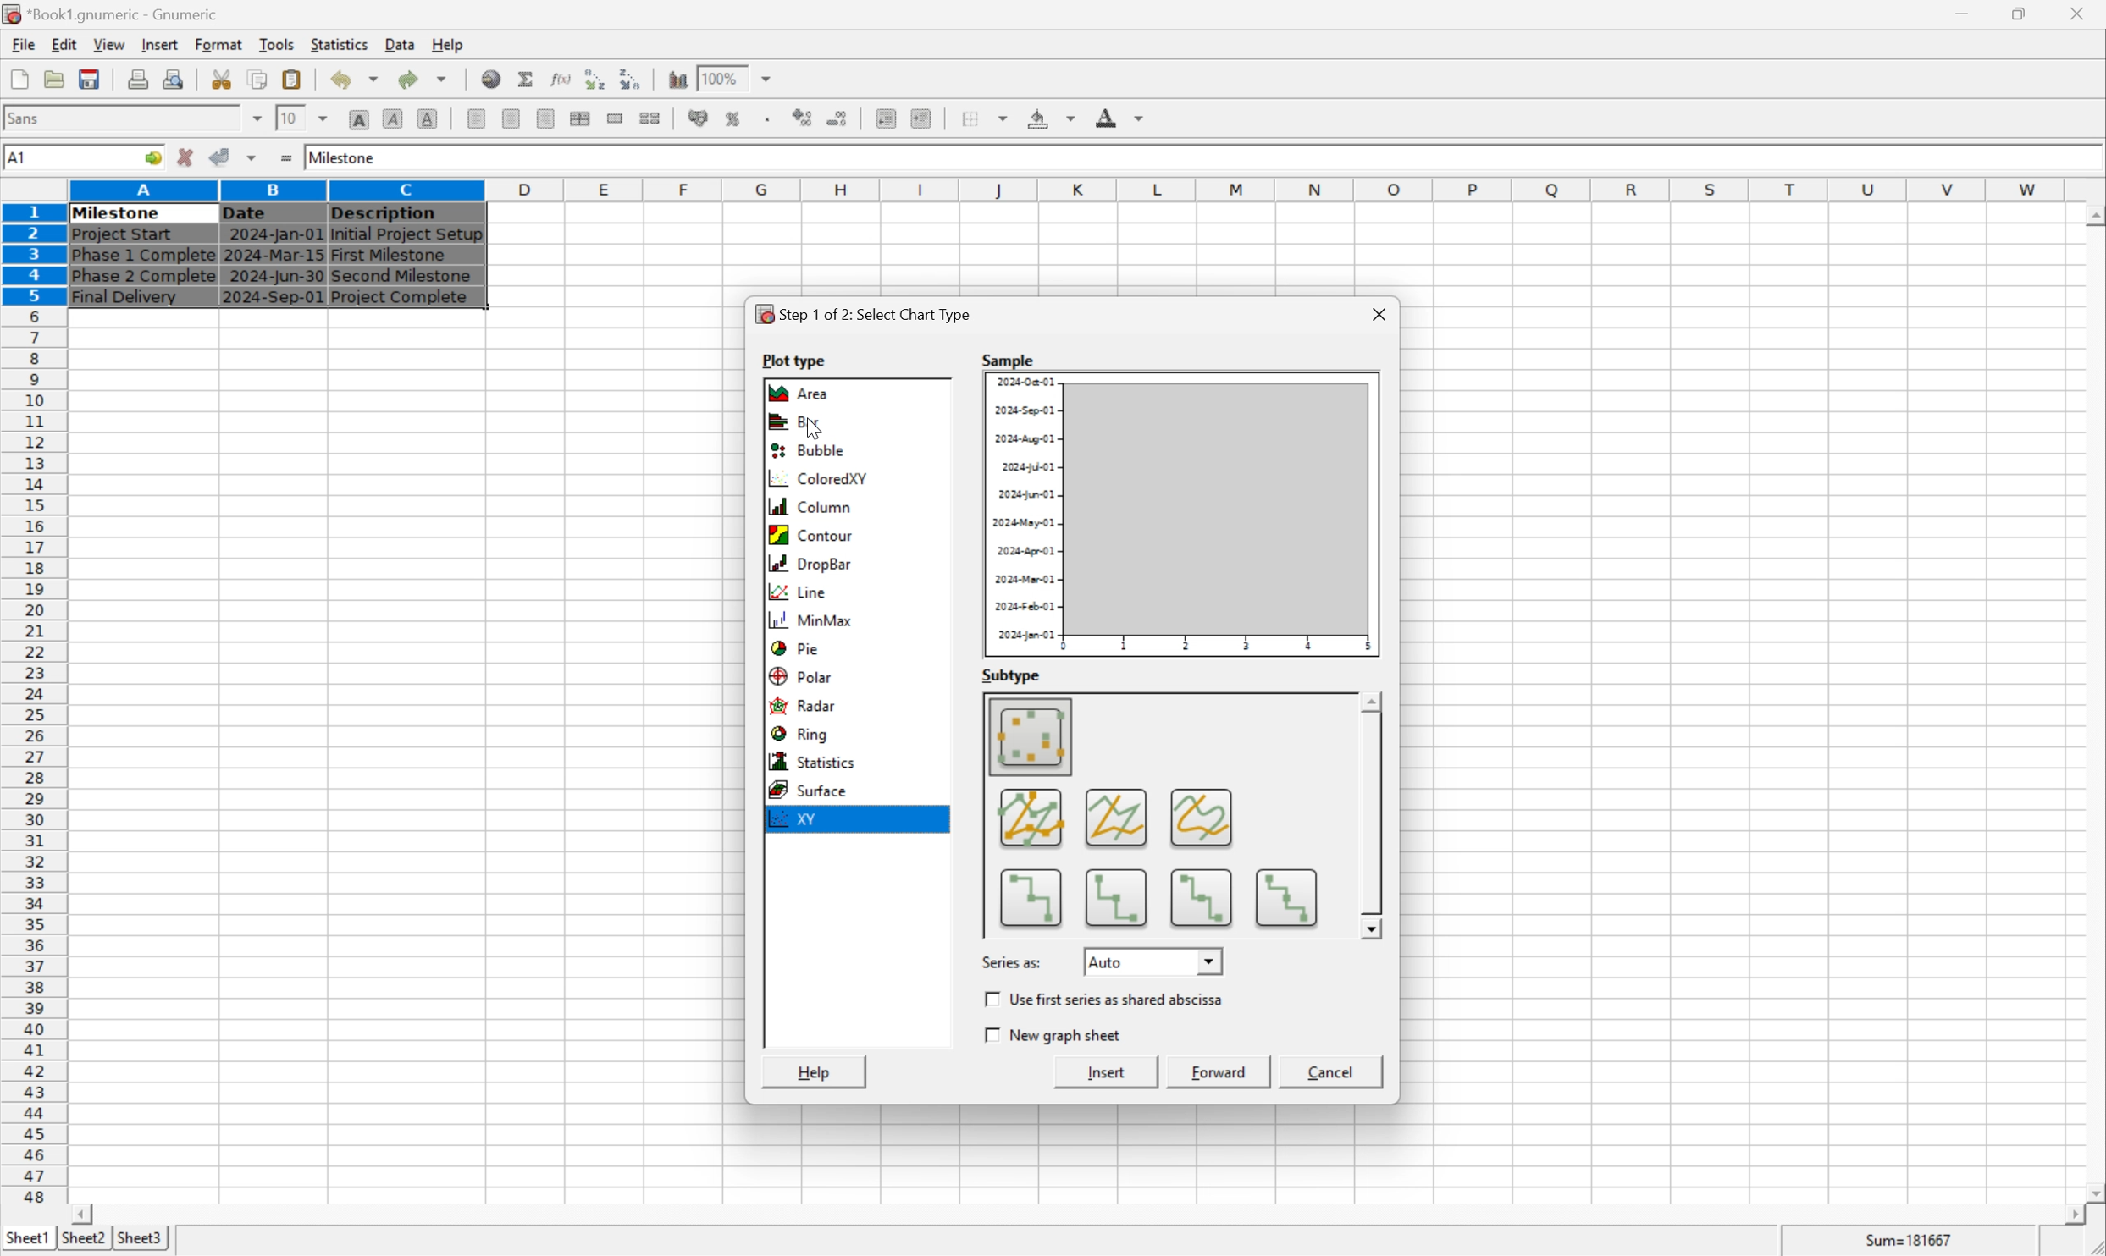 The height and width of the screenshot is (1256, 2106). Describe the element at coordinates (1332, 1074) in the screenshot. I see `cancel` at that location.